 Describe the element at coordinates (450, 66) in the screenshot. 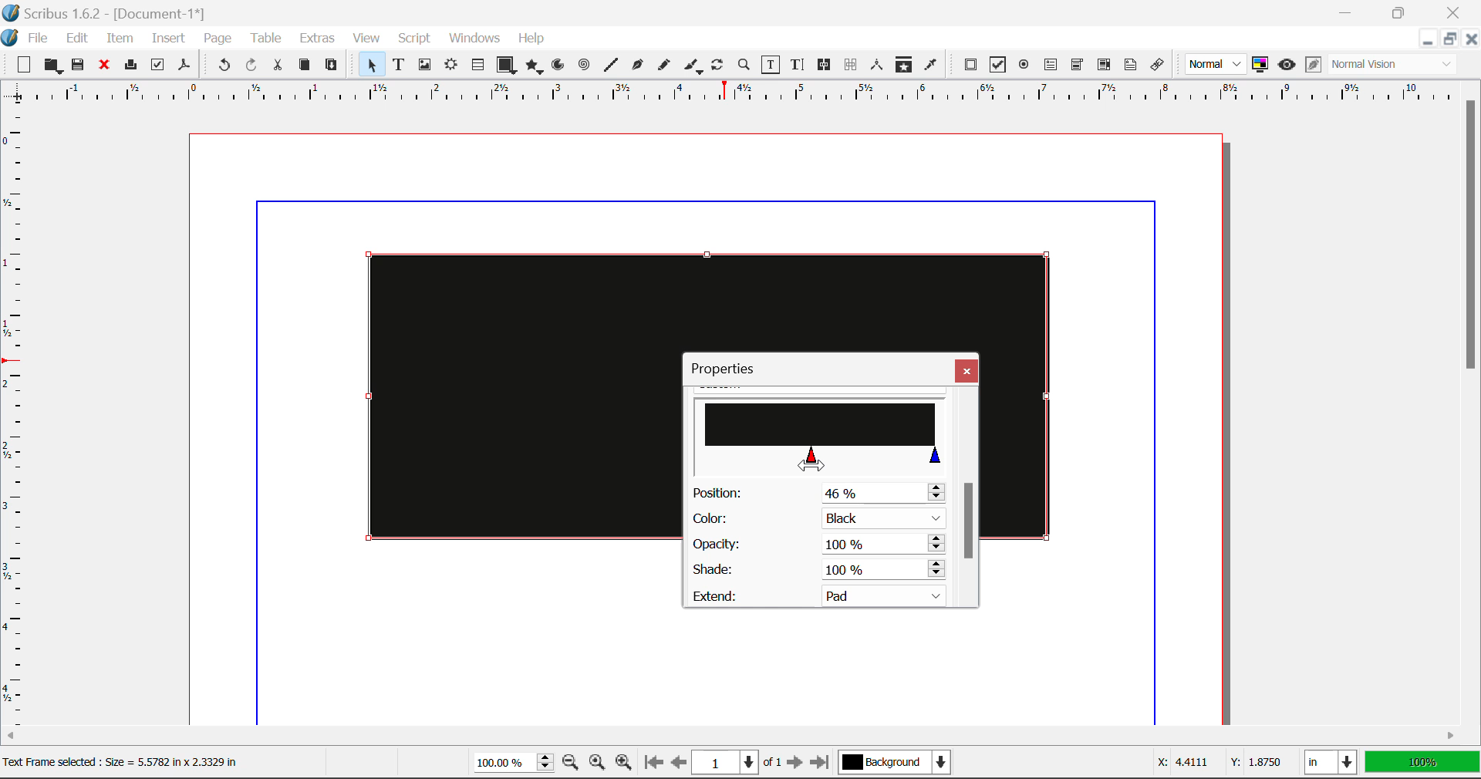

I see `Render Frame` at that location.